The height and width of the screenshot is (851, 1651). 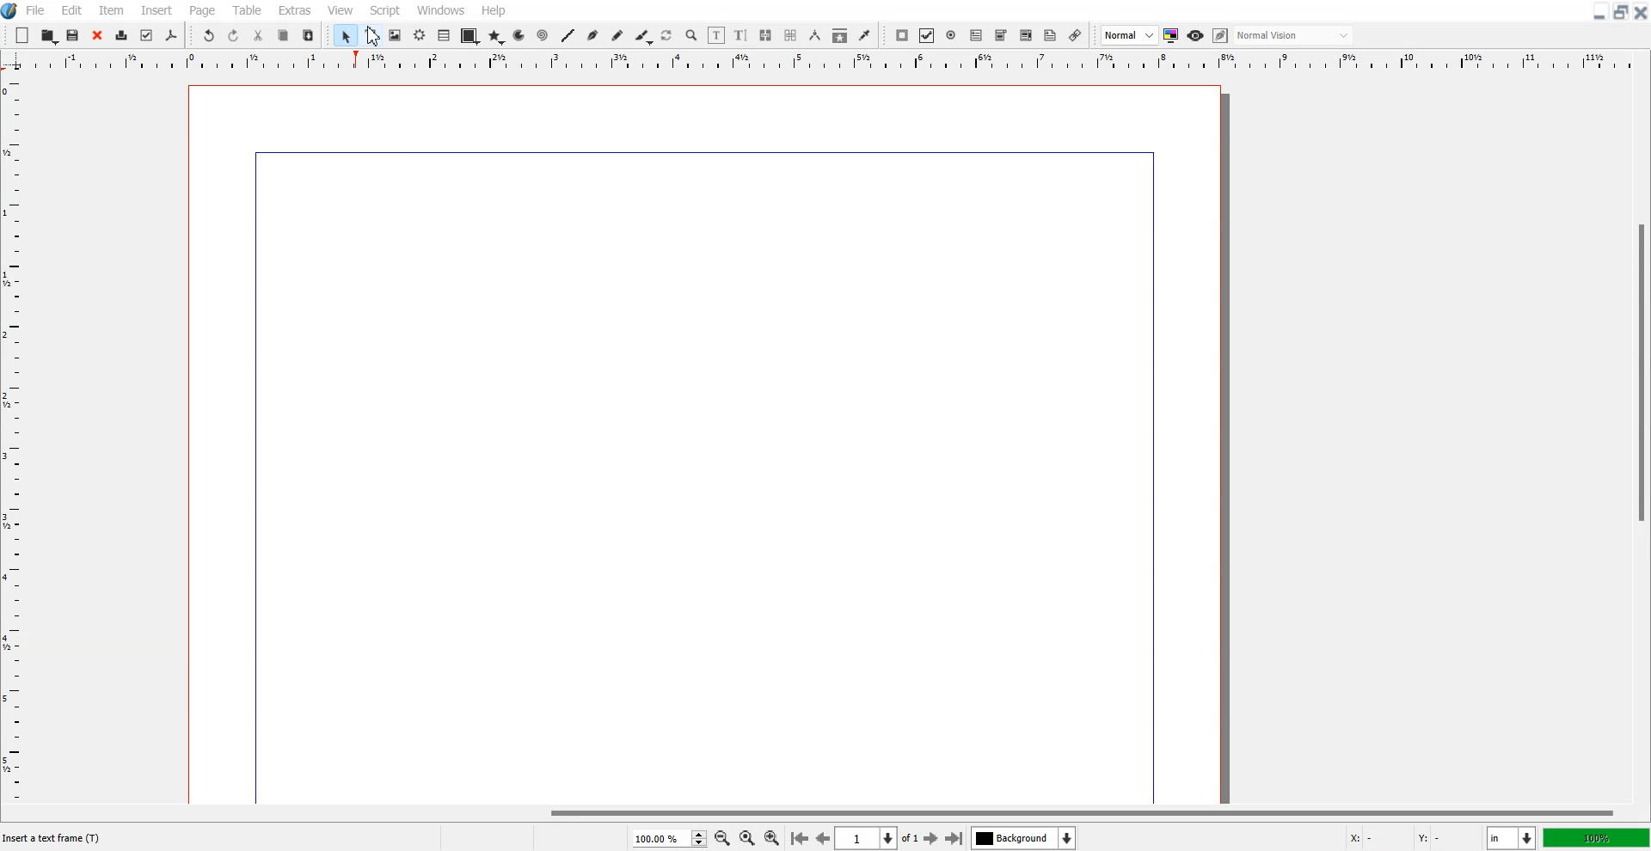 I want to click on Table, so click(x=248, y=9).